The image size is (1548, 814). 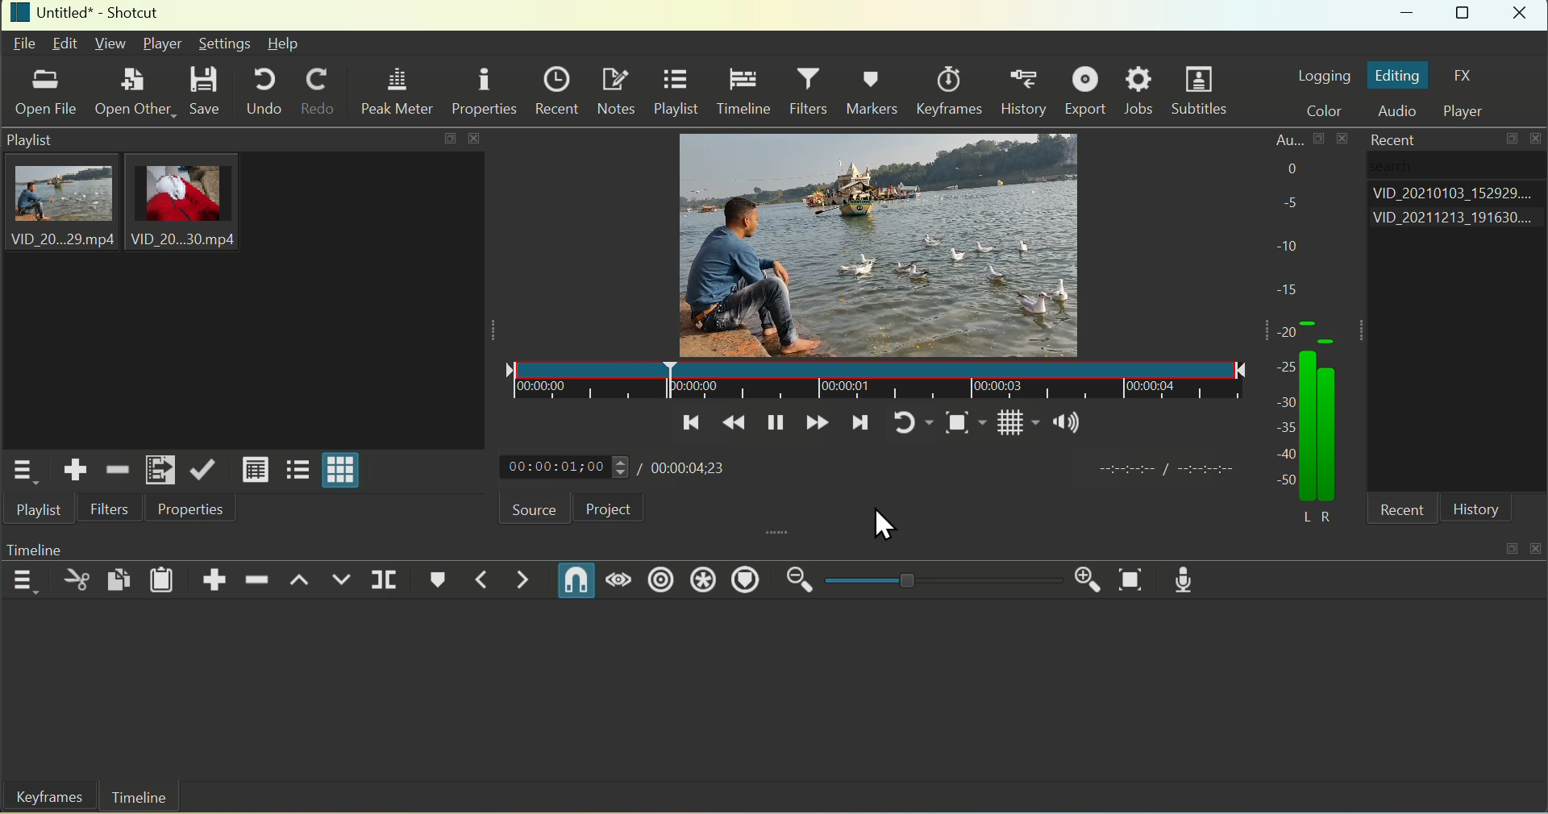 I want to click on maximize, so click(x=1510, y=547).